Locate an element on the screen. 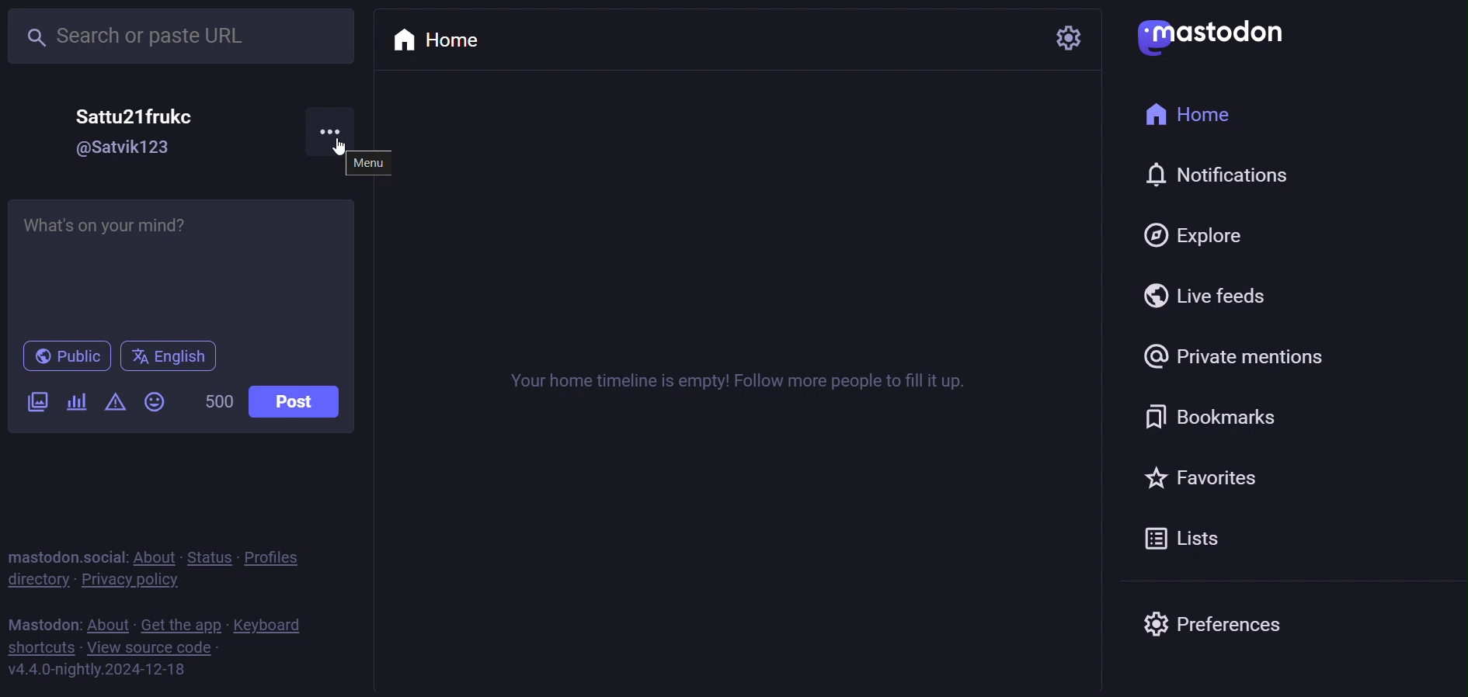 This screenshot has height=697, width=1468. english is located at coordinates (167, 355).